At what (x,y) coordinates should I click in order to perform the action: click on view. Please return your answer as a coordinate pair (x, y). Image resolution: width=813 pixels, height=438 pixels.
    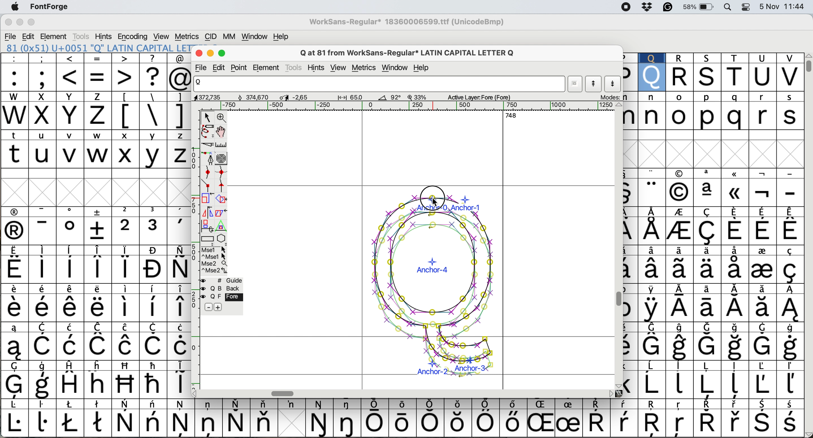
    Looking at the image, I should click on (163, 36).